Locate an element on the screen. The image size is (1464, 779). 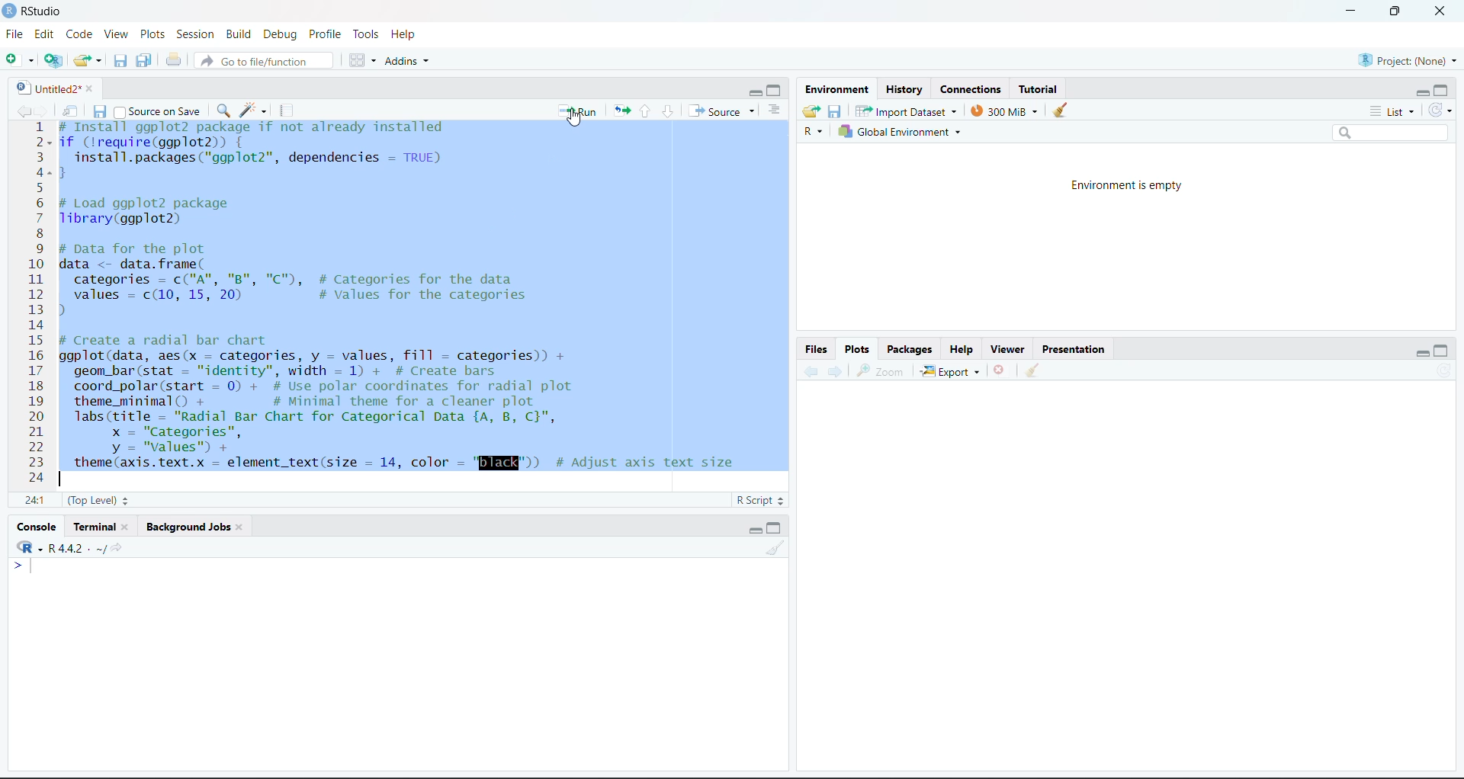
load workspace is located at coordinates (811, 111).